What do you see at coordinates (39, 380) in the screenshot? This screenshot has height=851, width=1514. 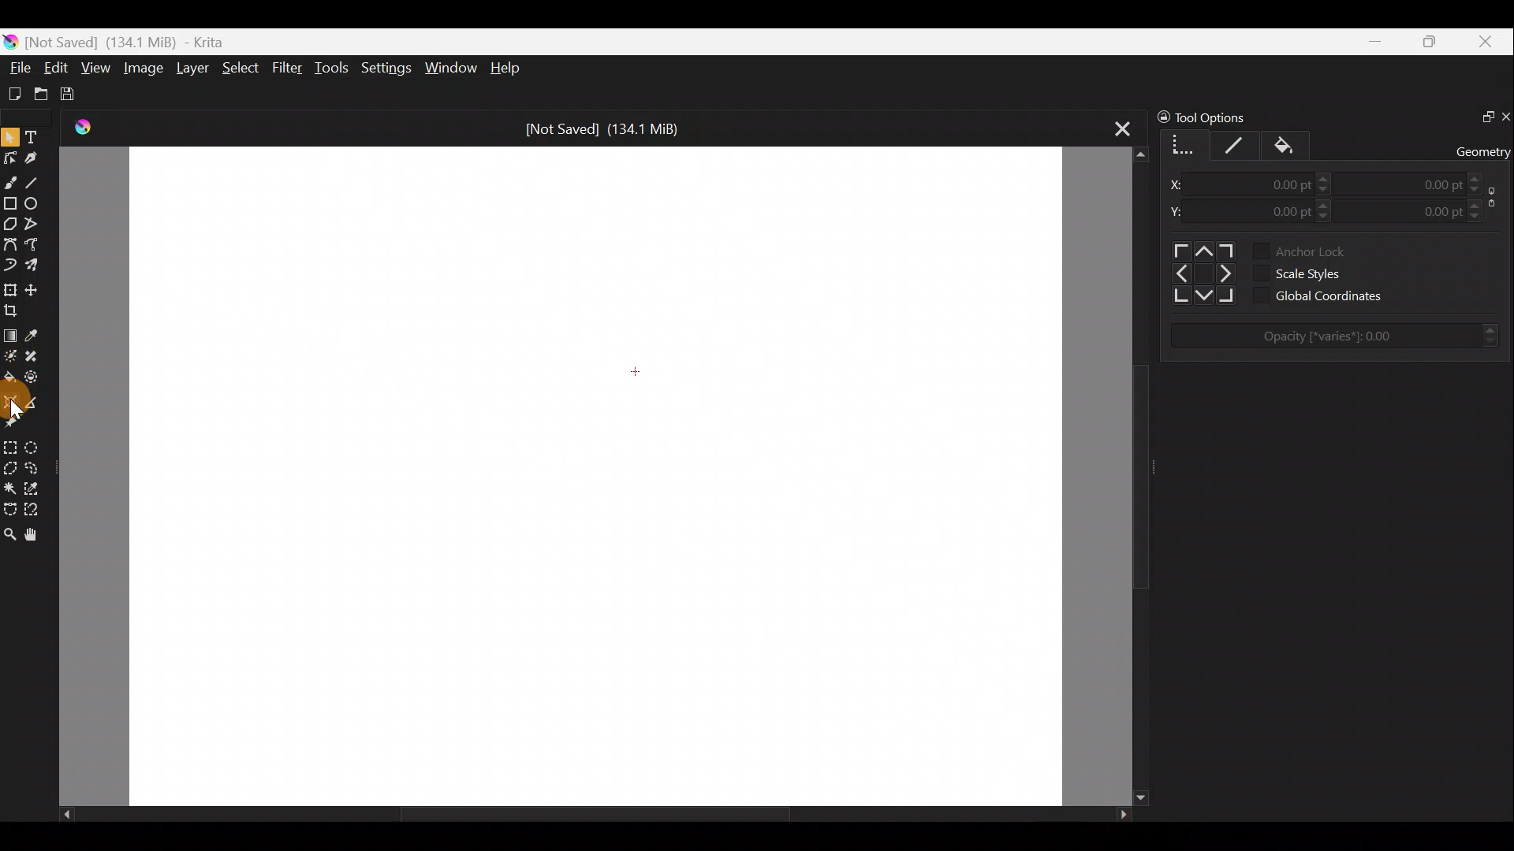 I see `Enclose and fill tool` at bounding box center [39, 380].